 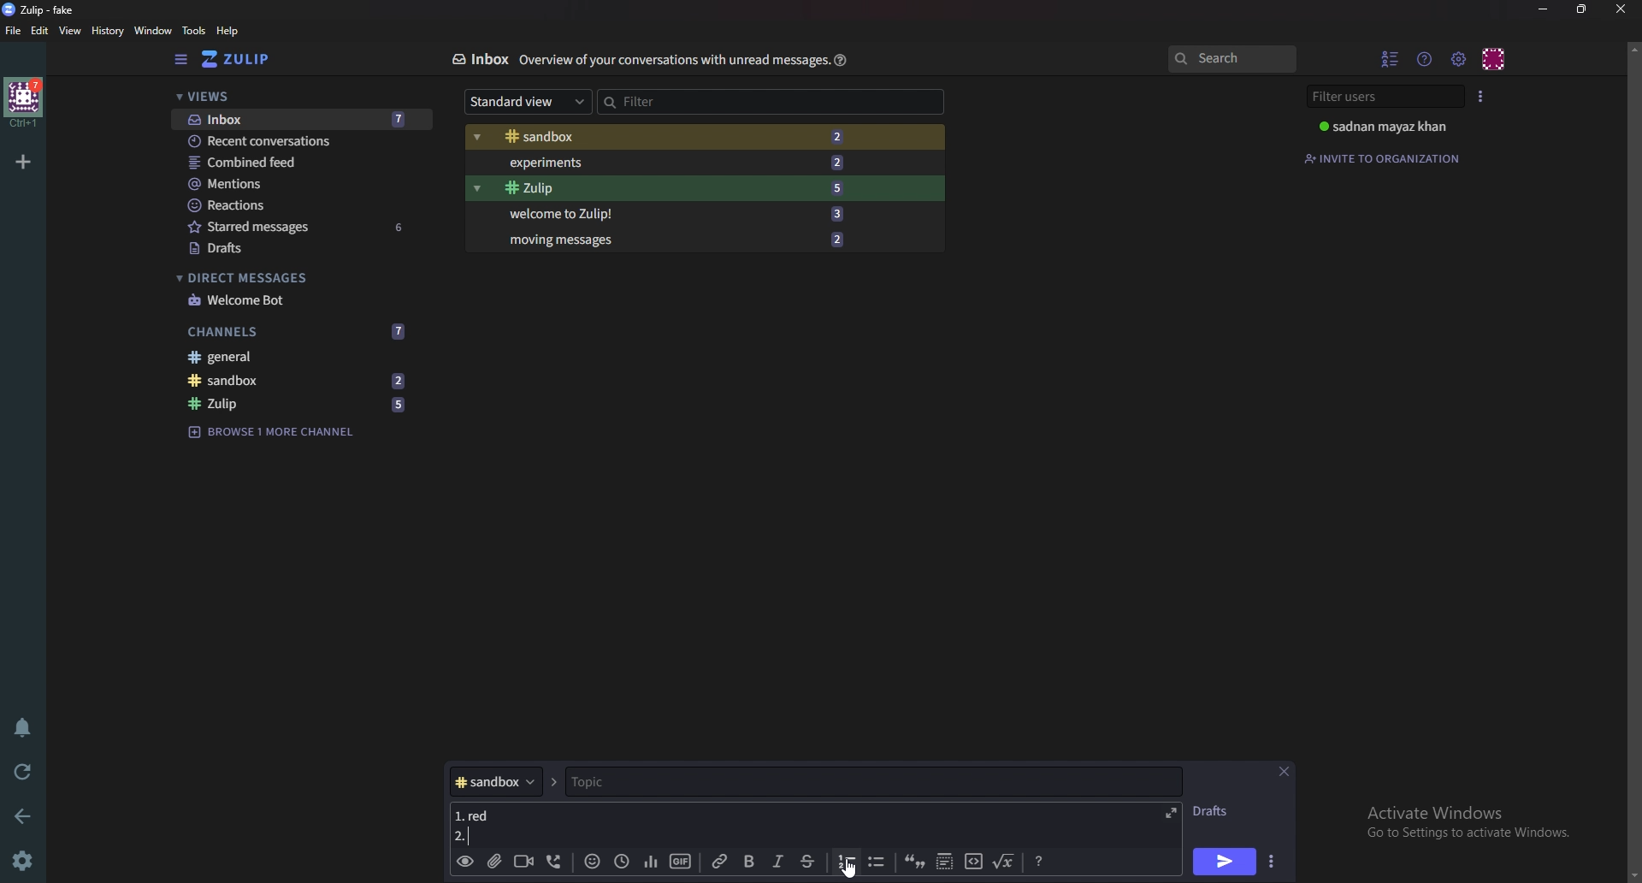 I want to click on Italic, so click(x=777, y=864).